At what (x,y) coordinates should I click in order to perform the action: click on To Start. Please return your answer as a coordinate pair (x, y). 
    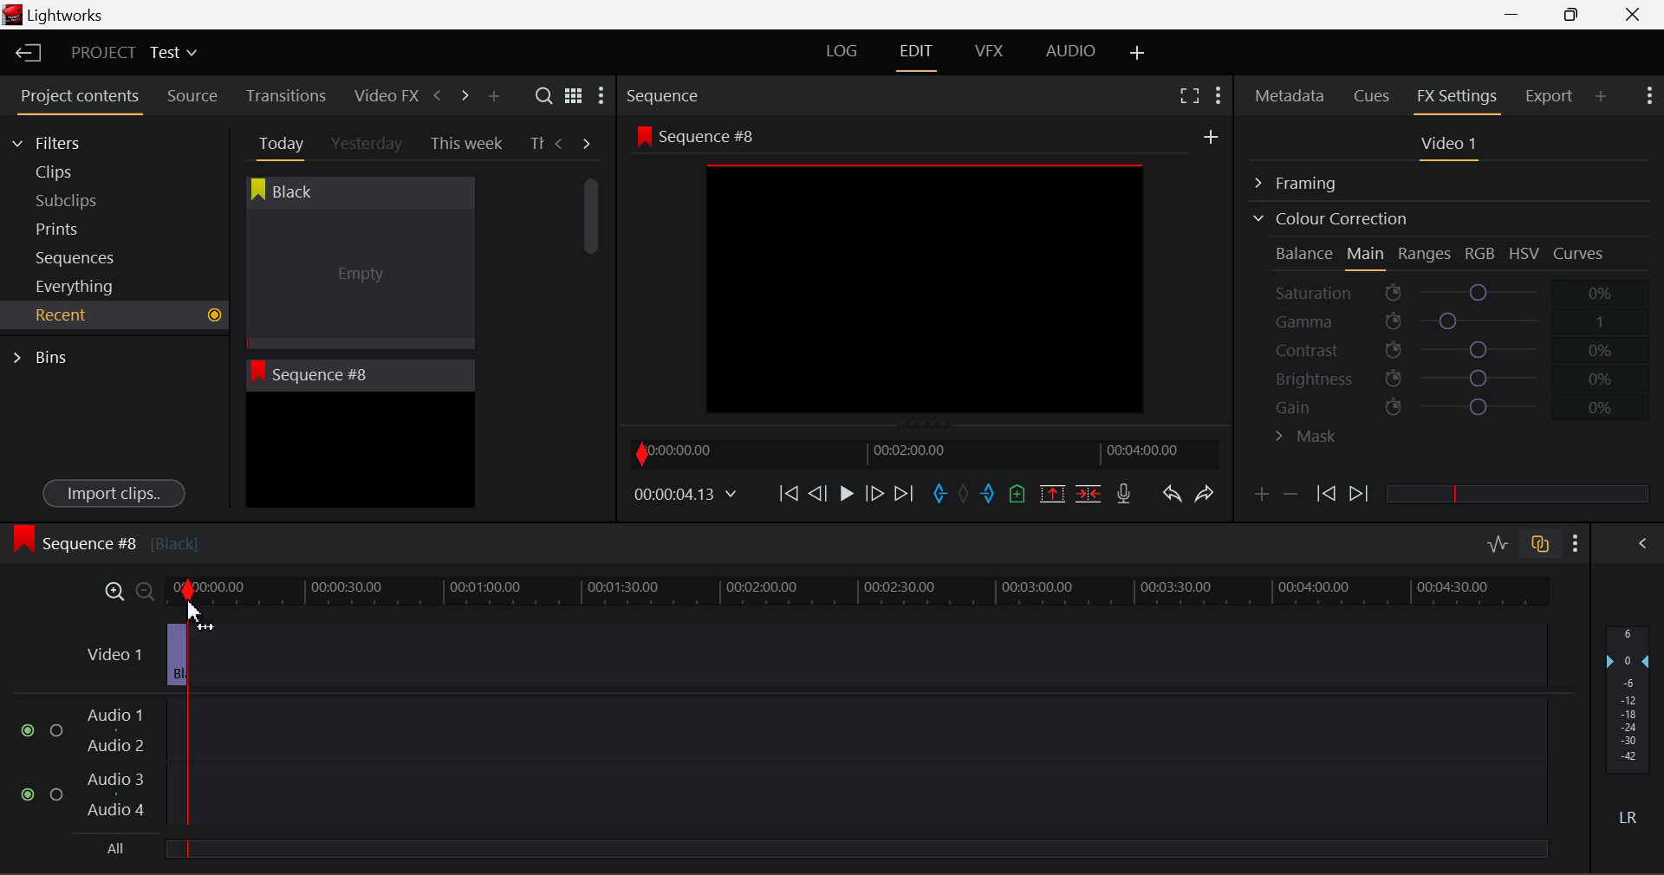
    Looking at the image, I should click on (787, 493).